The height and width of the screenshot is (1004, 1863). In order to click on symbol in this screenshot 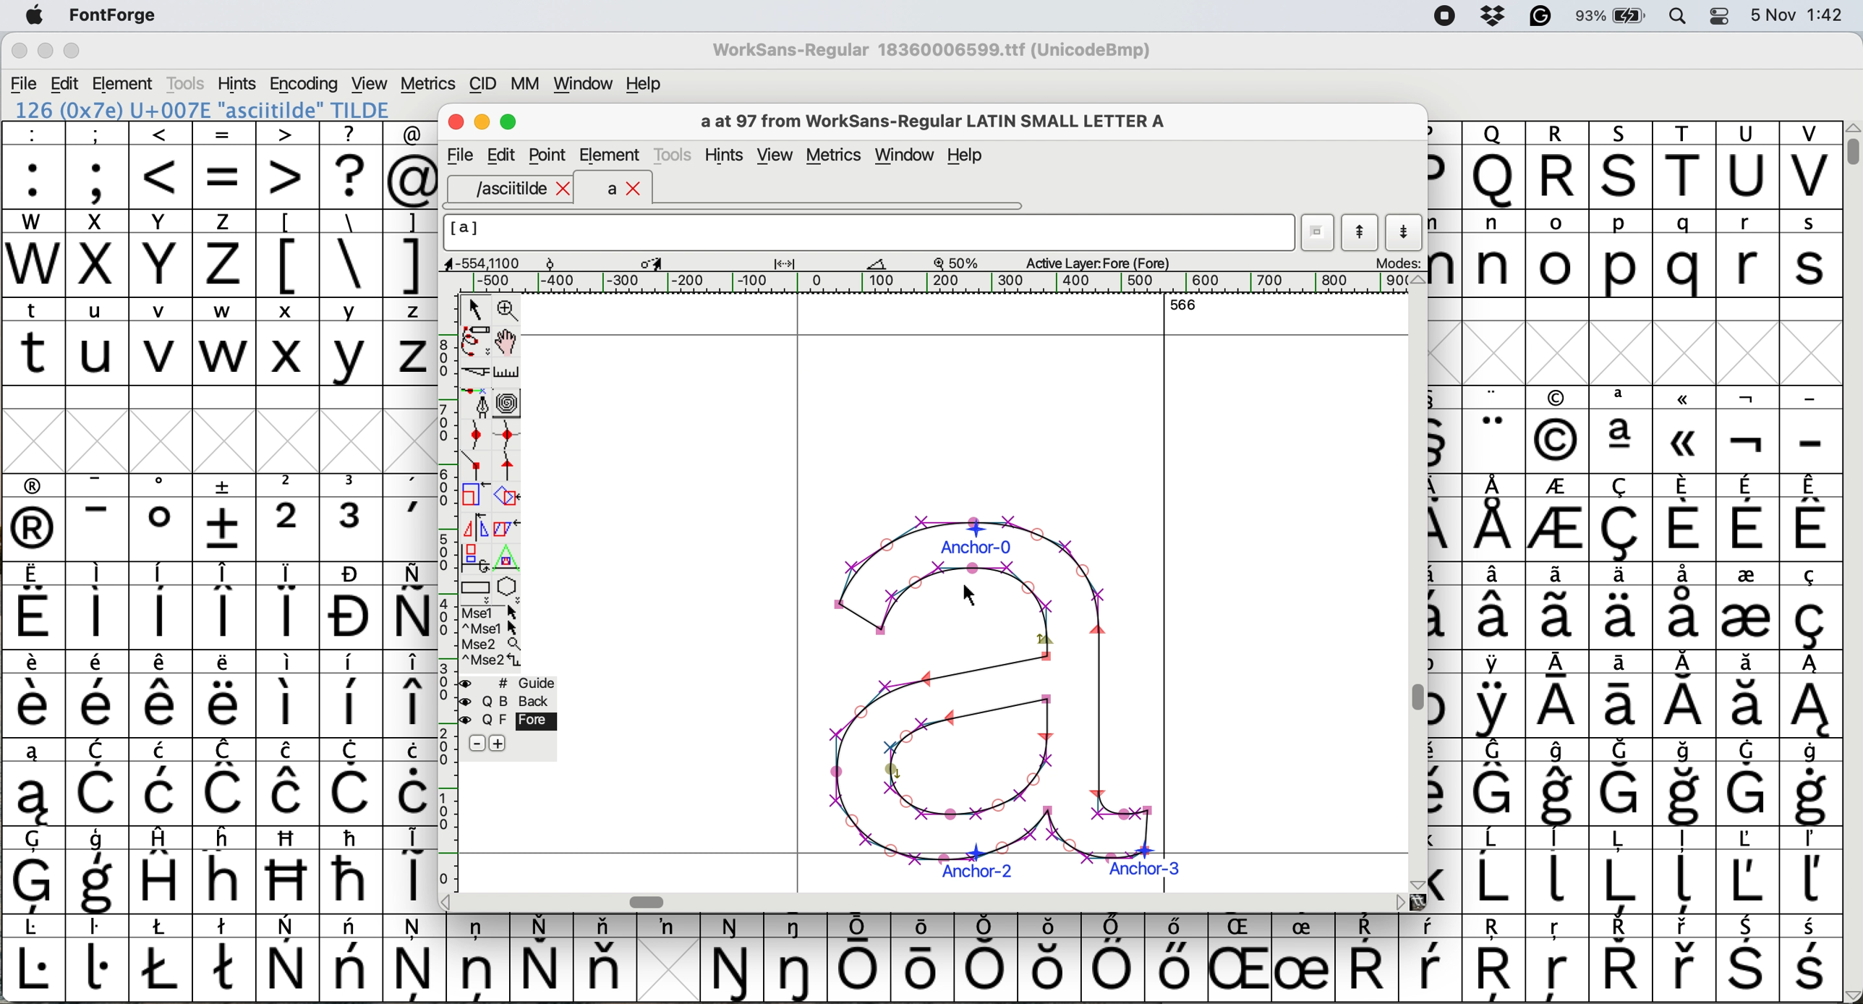, I will do `click(33, 959)`.